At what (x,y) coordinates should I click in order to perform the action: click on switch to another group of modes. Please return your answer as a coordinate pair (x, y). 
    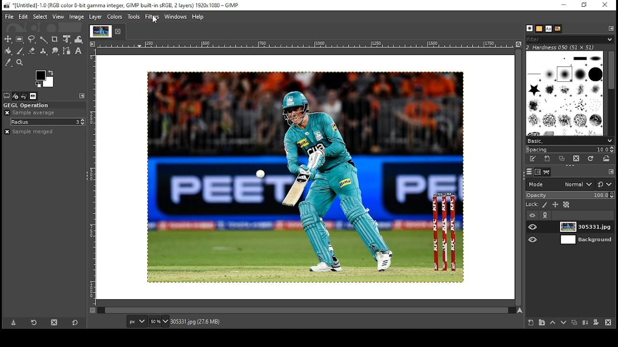
    Looking at the image, I should click on (606, 184).